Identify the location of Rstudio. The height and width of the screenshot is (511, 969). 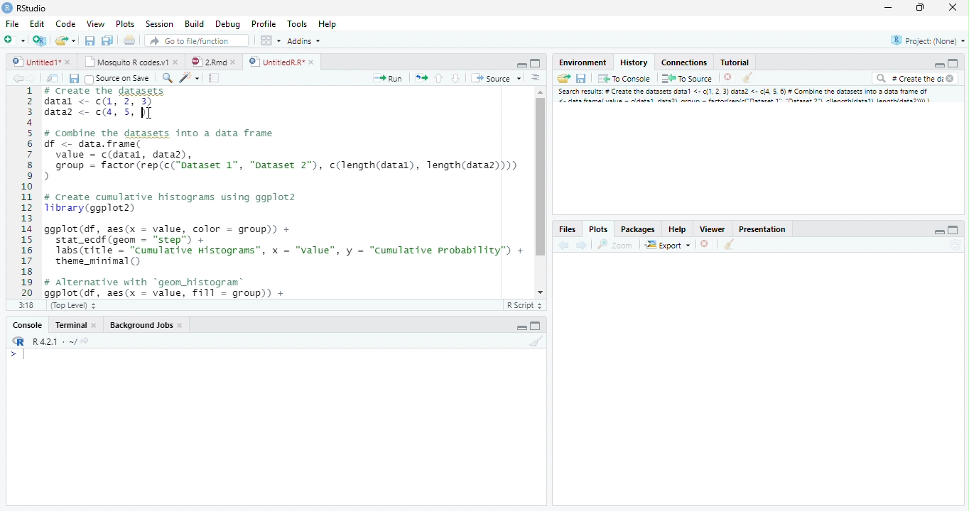
(24, 7).